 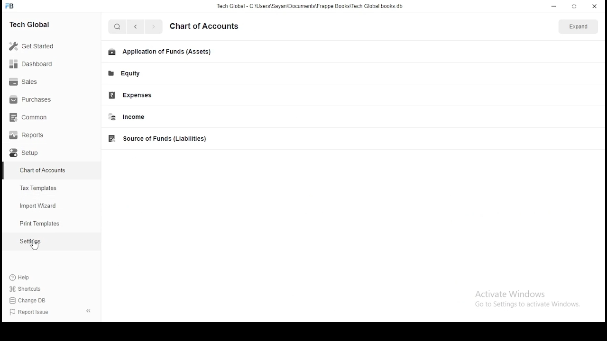 I want to click on expand , so click(x=581, y=28).